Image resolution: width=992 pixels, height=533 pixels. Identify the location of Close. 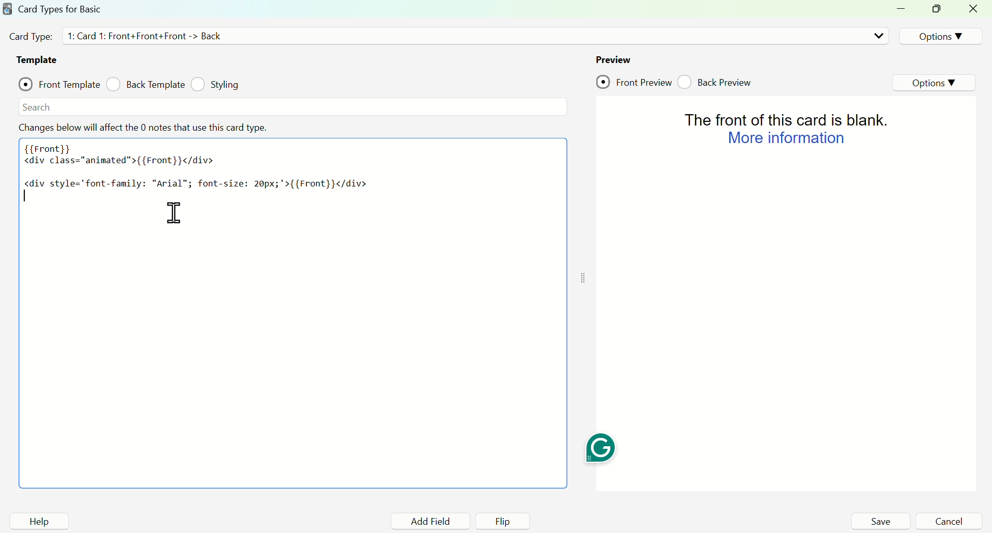
(975, 9).